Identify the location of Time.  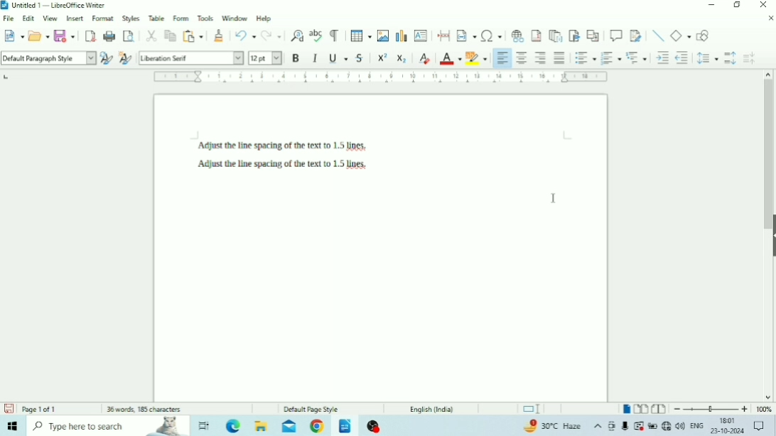
(727, 420).